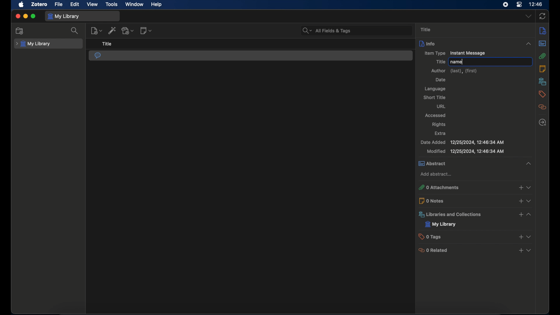 The width and height of the screenshot is (560, 315). Describe the element at coordinates (474, 236) in the screenshot. I see `0 tags` at that location.